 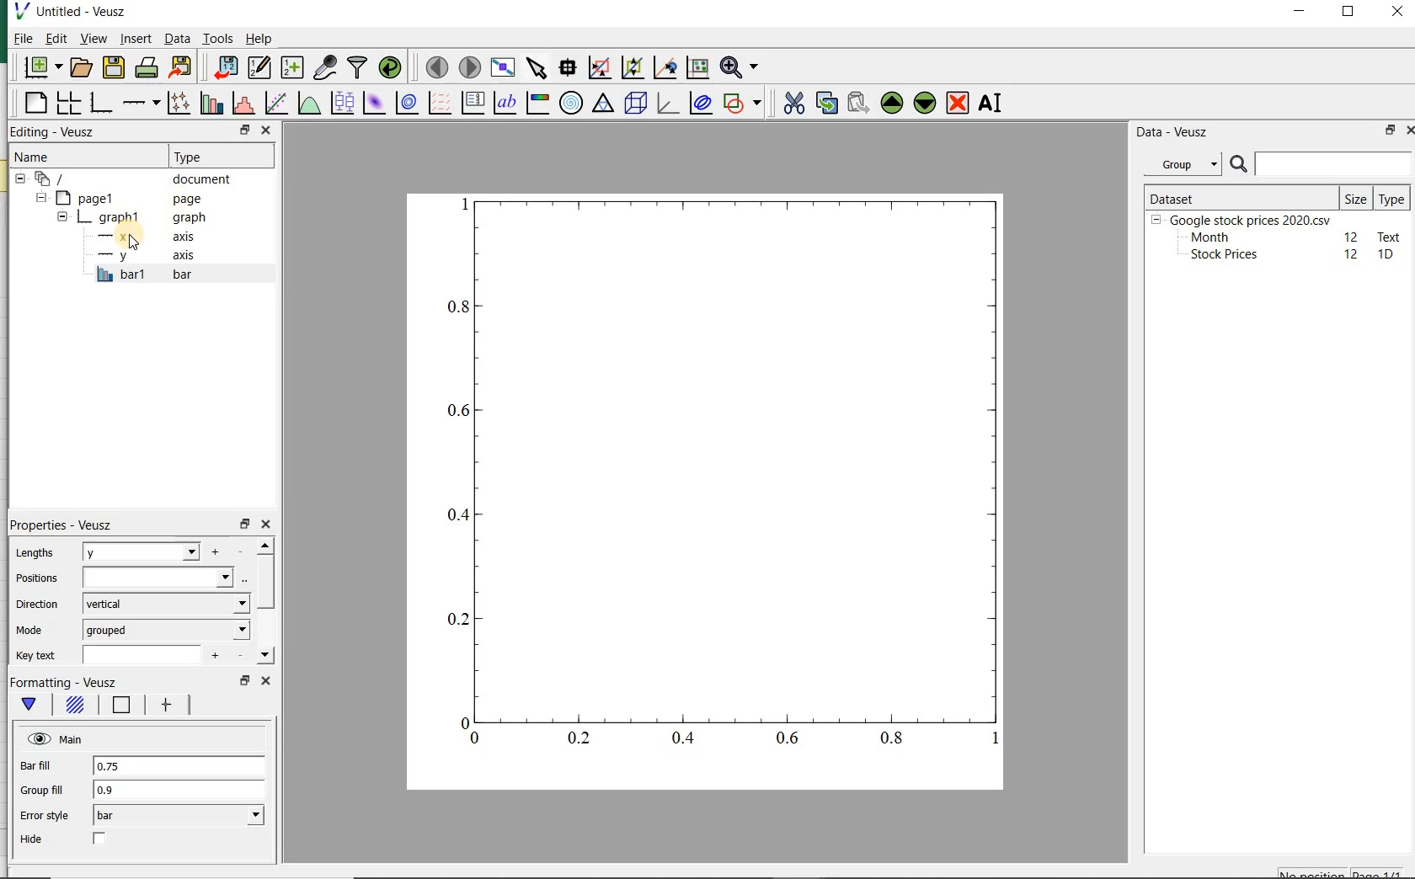 I want to click on Group fill, so click(x=42, y=791).